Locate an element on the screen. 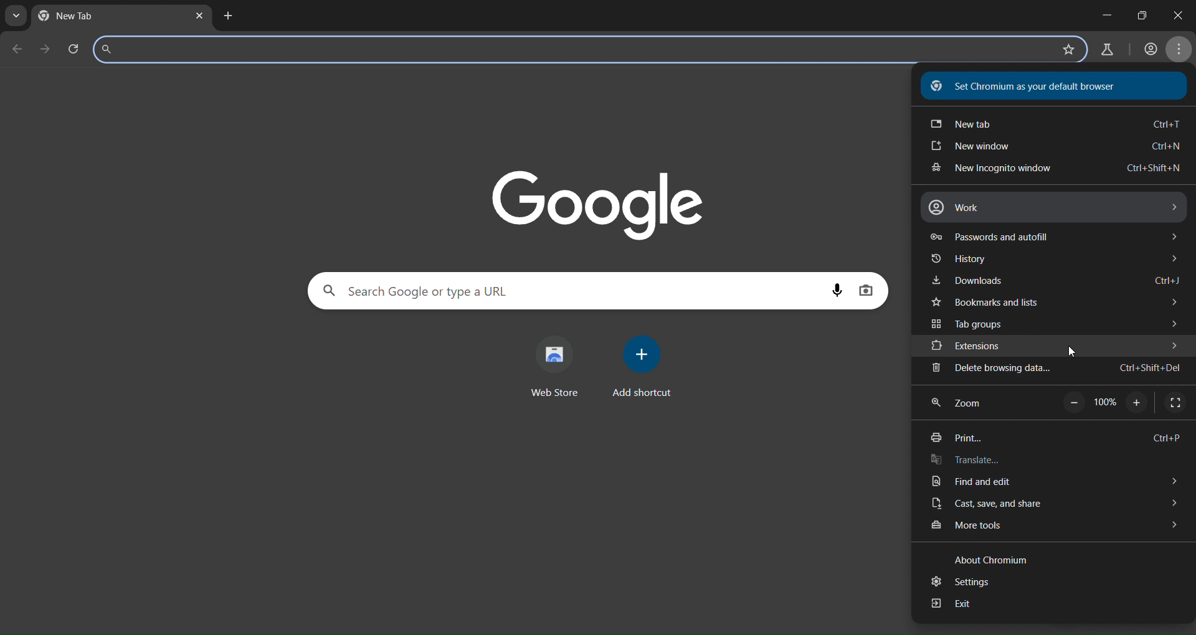  zoom out is located at coordinates (1077, 402).